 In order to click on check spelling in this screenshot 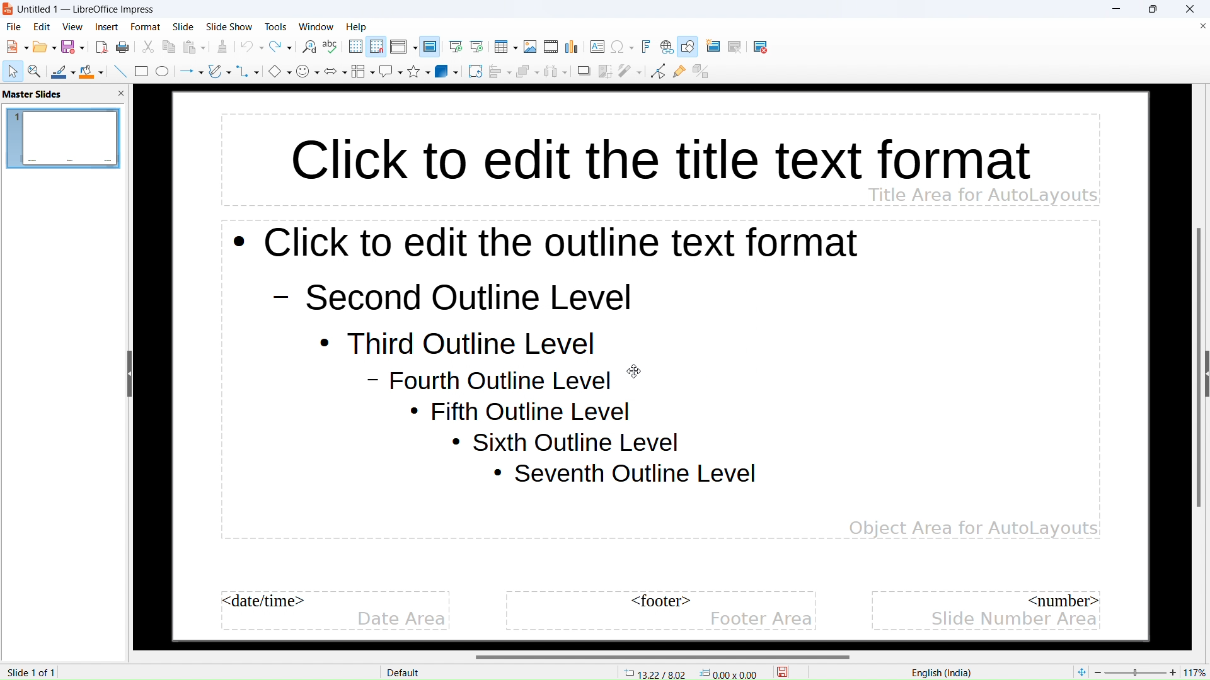, I will do `click(332, 47)`.